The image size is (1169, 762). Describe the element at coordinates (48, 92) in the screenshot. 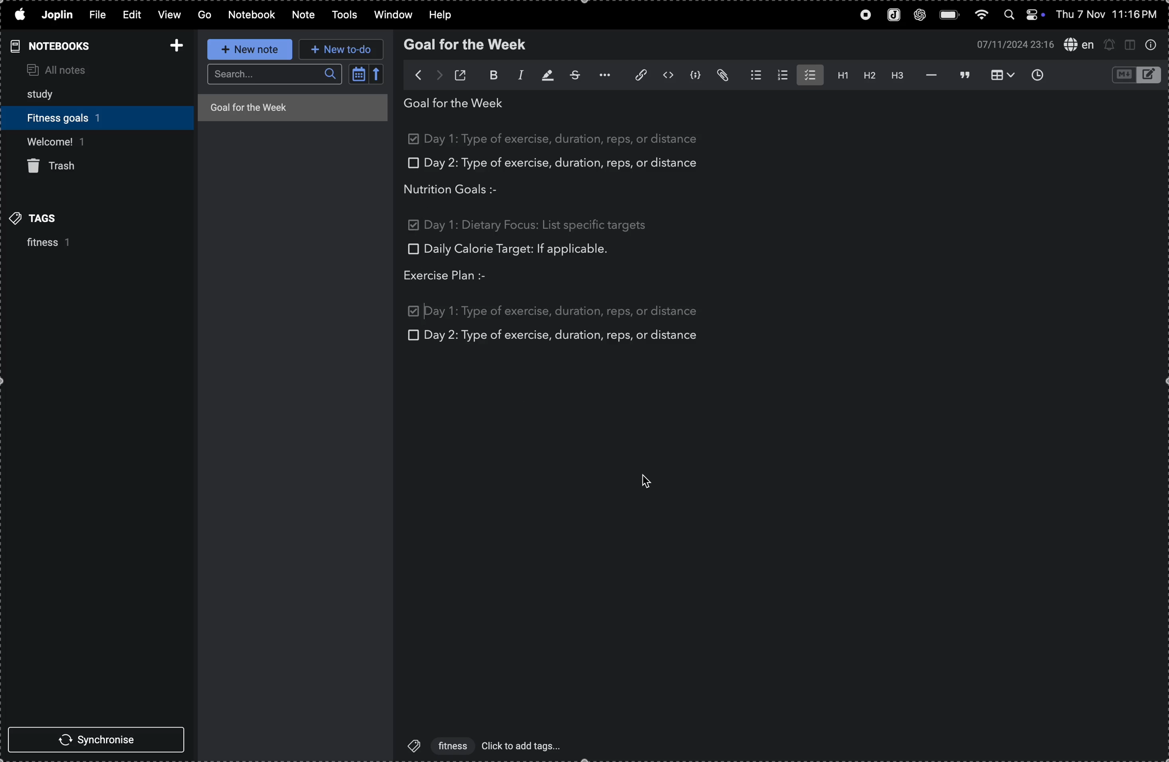

I see `study` at that location.